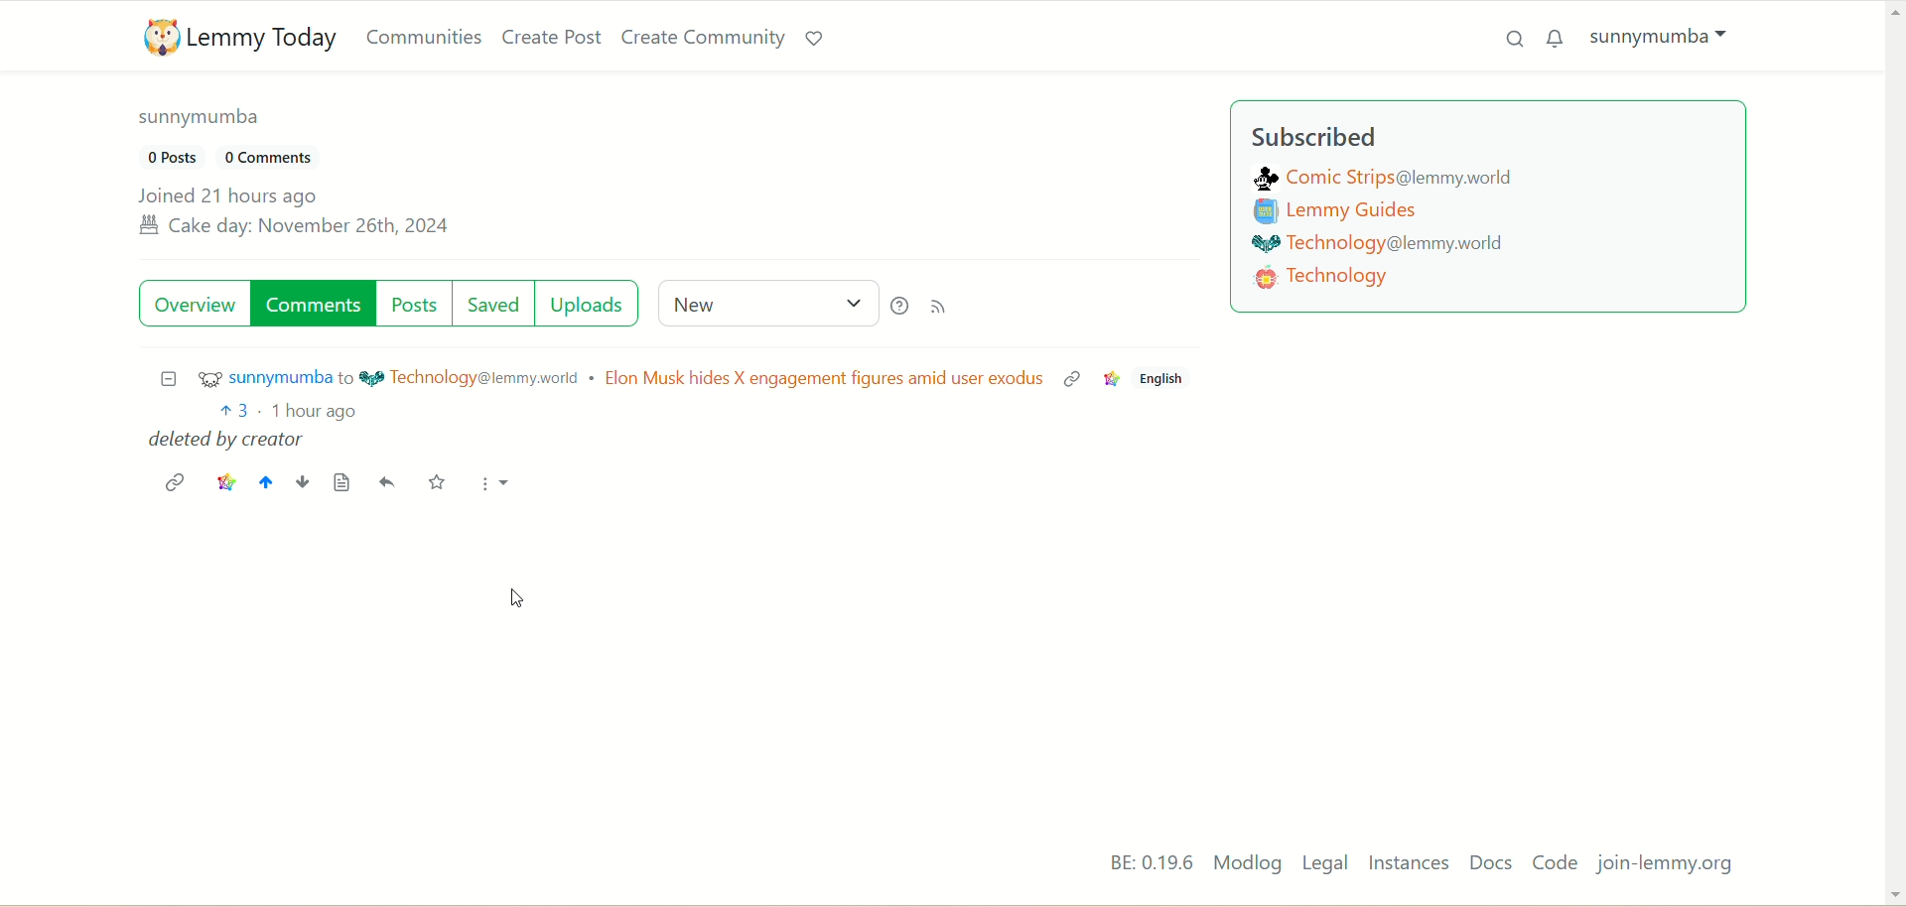  Describe the element at coordinates (418, 302) in the screenshot. I see `posts` at that location.